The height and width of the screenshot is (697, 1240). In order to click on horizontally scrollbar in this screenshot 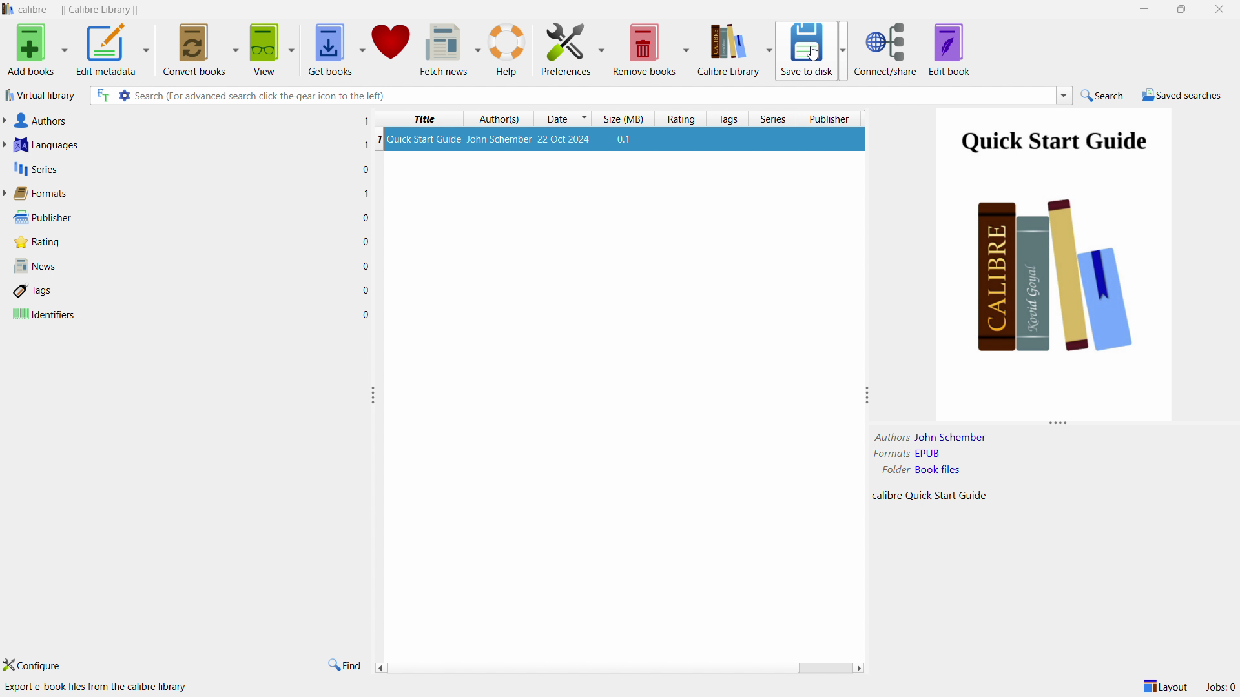, I will do `click(621, 668)`.